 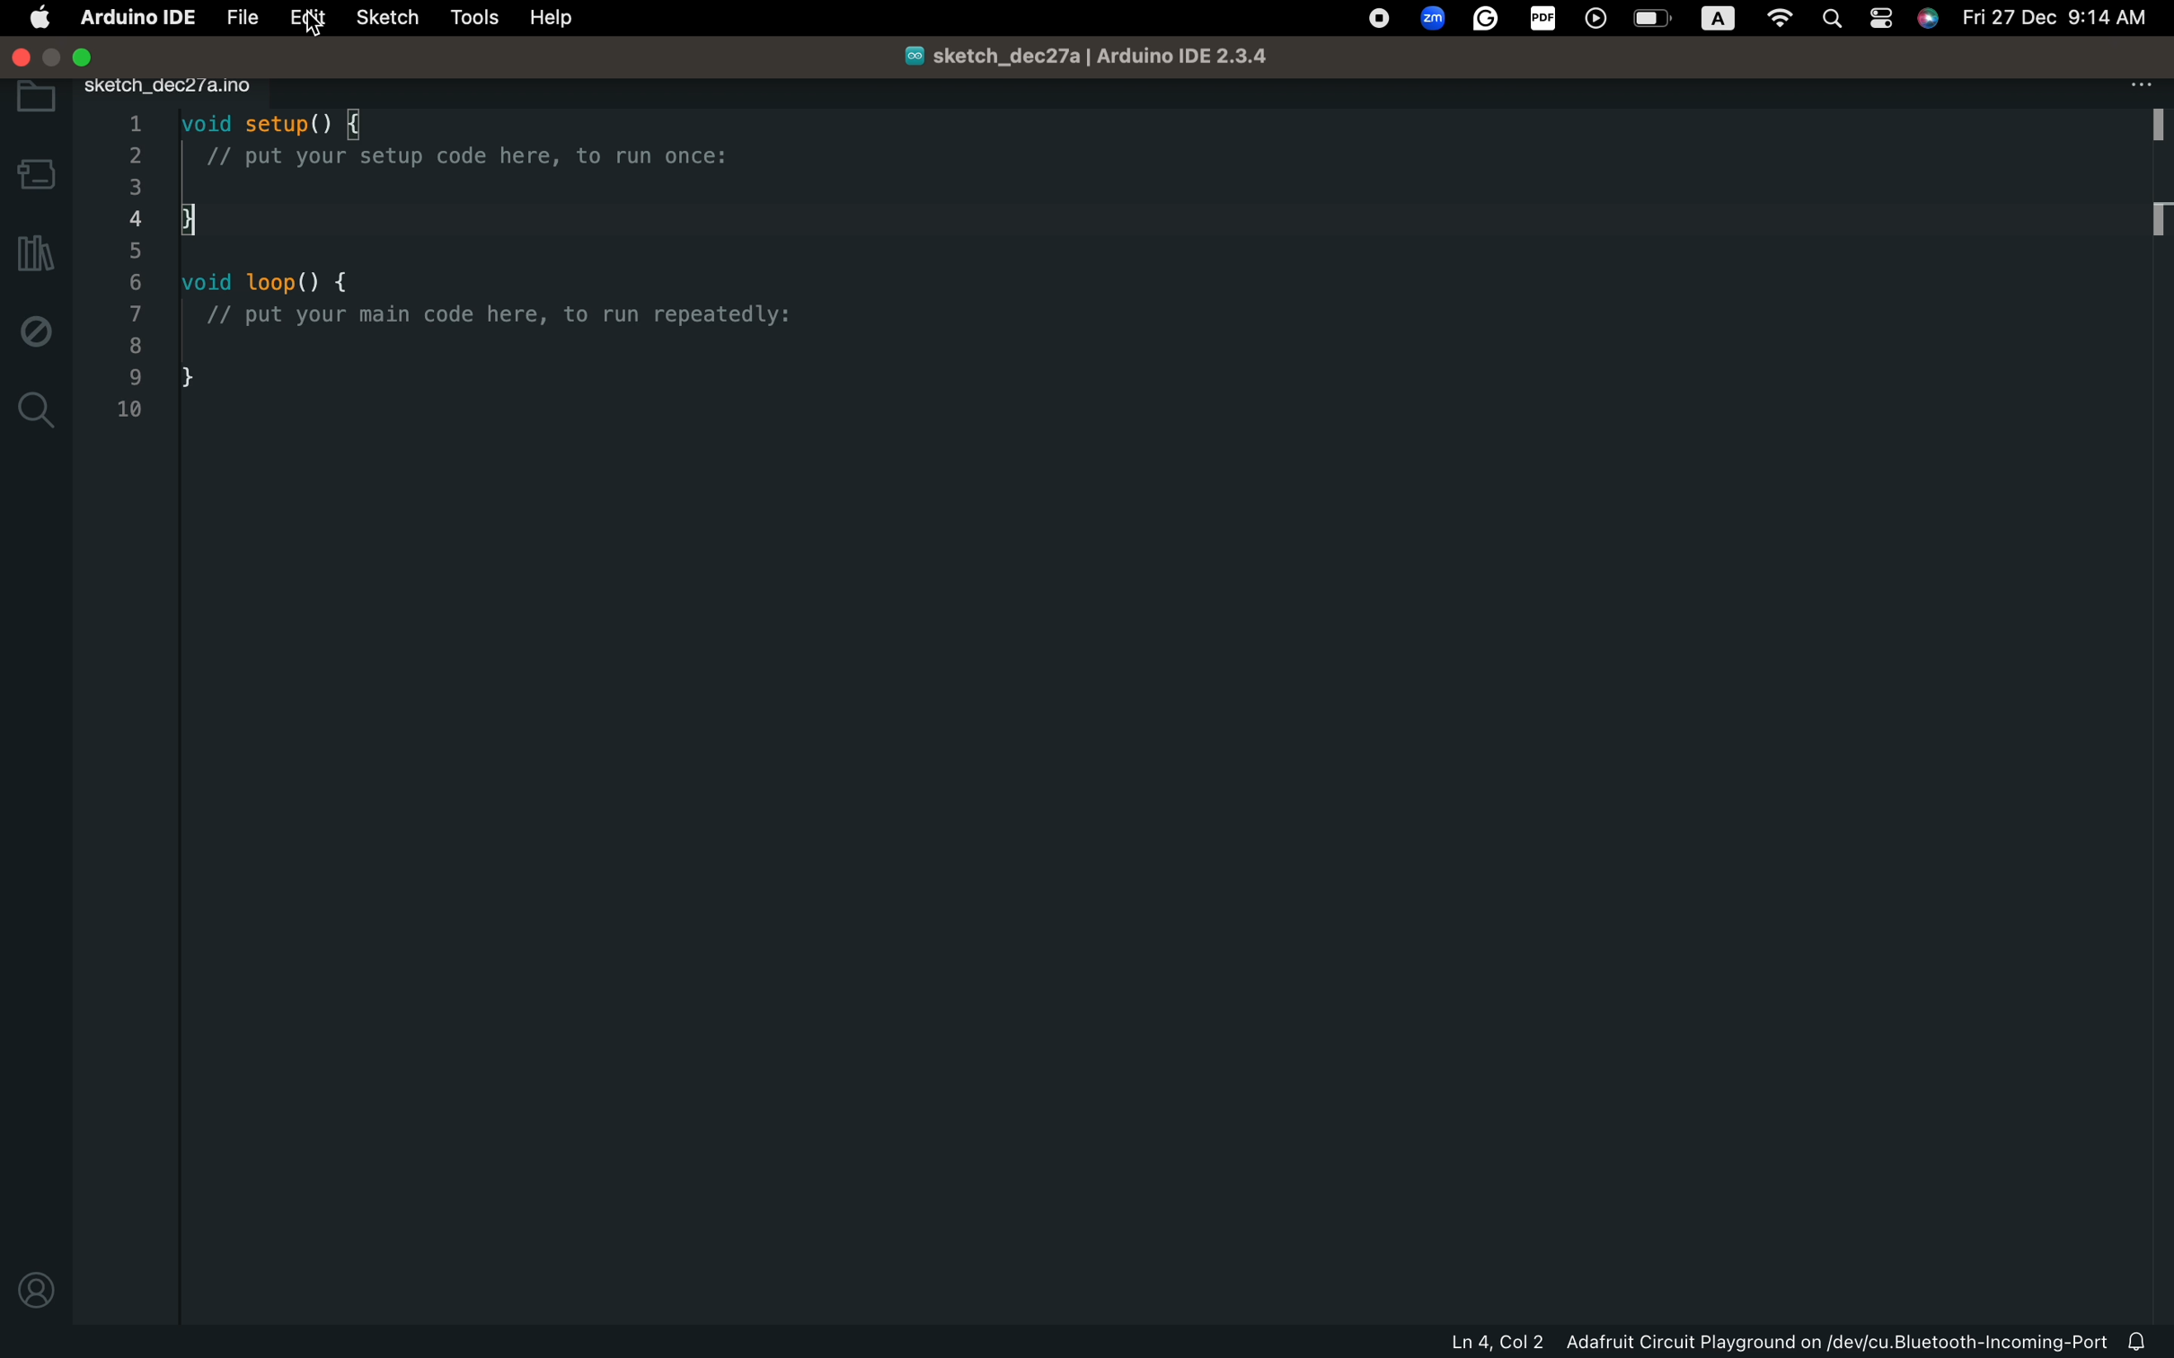 What do you see at coordinates (2138, 1344) in the screenshot?
I see `notification` at bounding box center [2138, 1344].